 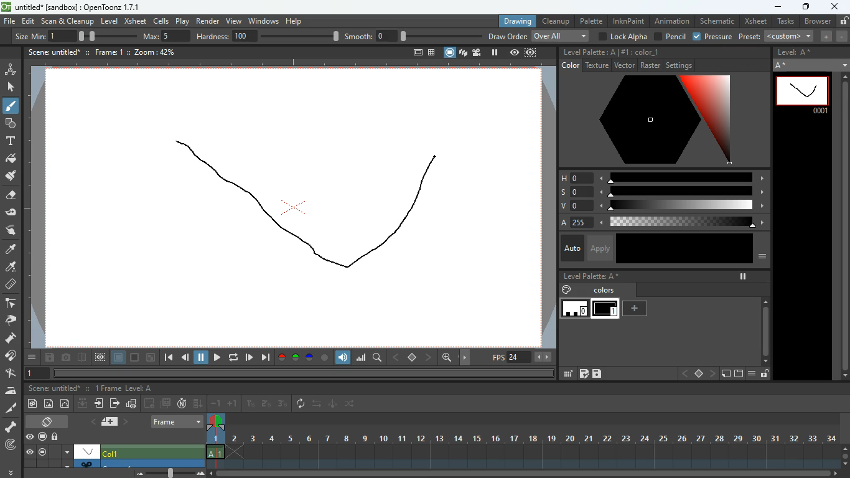 I want to click on document, so click(x=737, y=374).